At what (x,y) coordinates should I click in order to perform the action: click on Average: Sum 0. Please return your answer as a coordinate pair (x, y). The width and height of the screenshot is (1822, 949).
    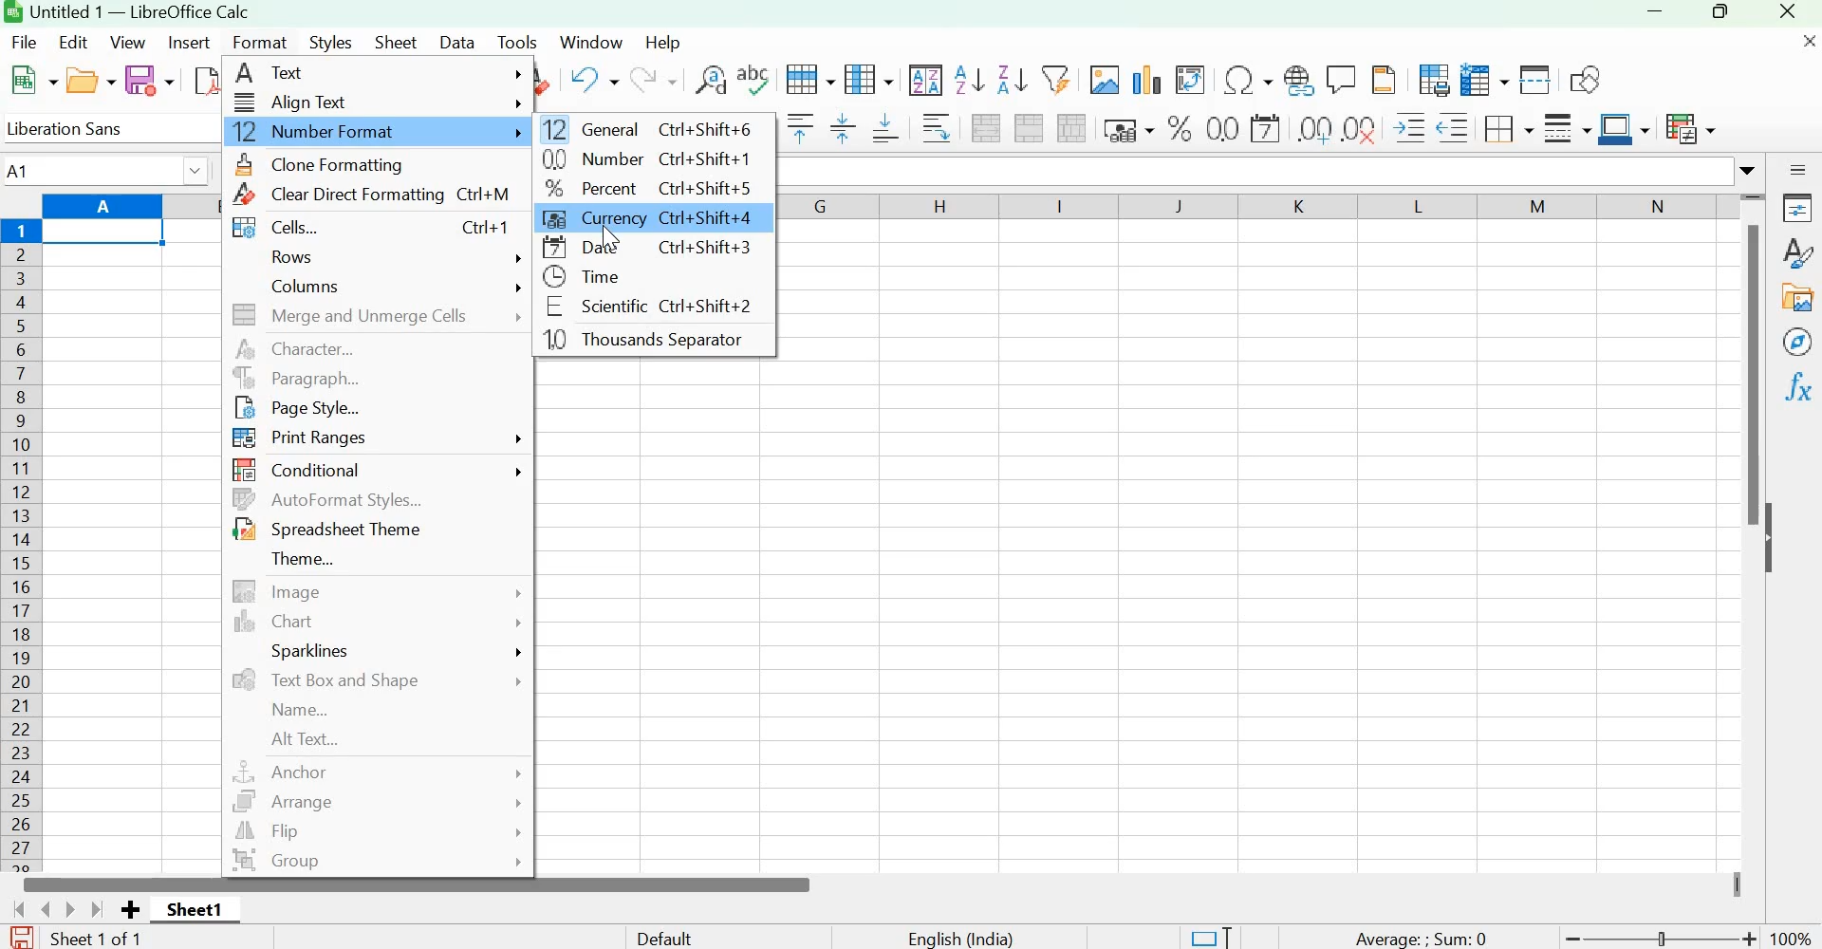
    Looking at the image, I should click on (1418, 937).